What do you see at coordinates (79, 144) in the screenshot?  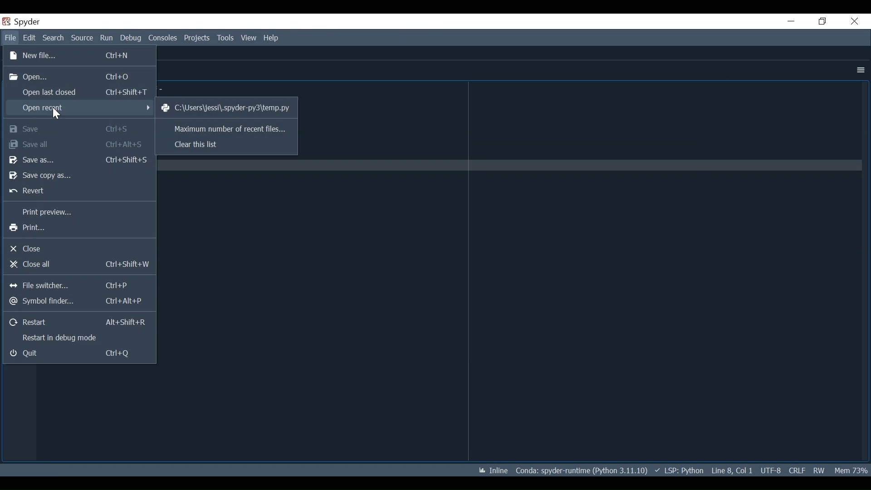 I see `Save all` at bounding box center [79, 144].